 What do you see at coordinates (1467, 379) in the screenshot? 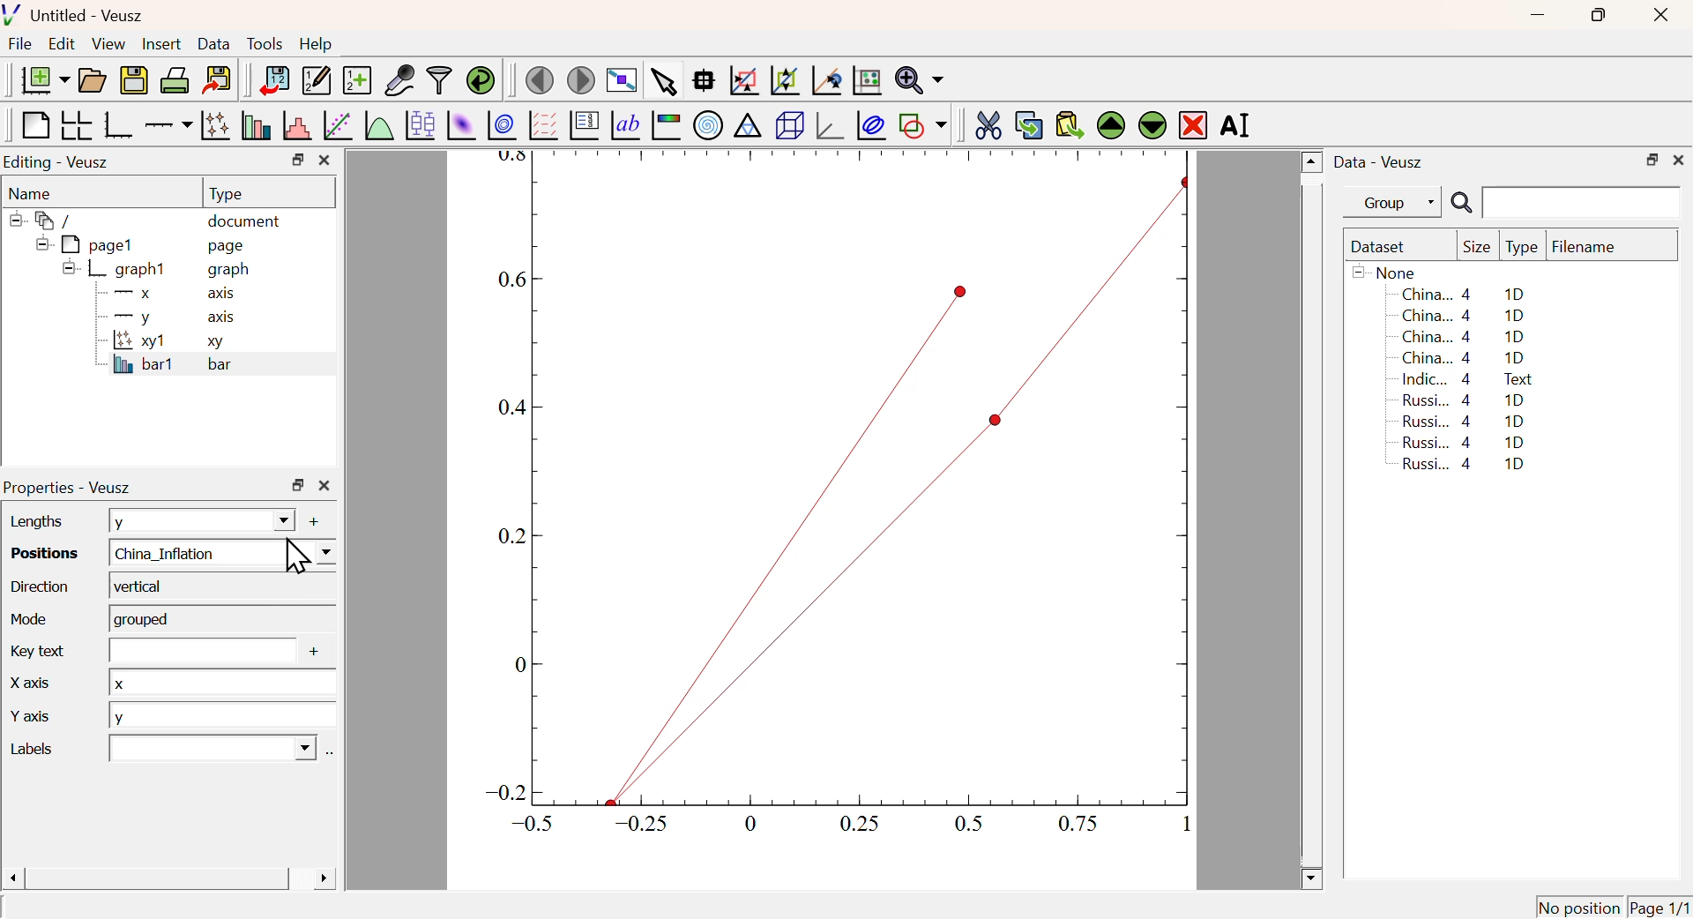
I see `Indic... 4 Text` at bounding box center [1467, 379].